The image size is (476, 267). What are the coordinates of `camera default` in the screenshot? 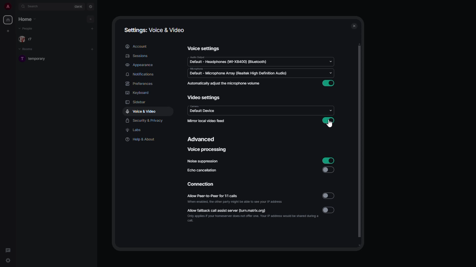 It's located at (202, 109).